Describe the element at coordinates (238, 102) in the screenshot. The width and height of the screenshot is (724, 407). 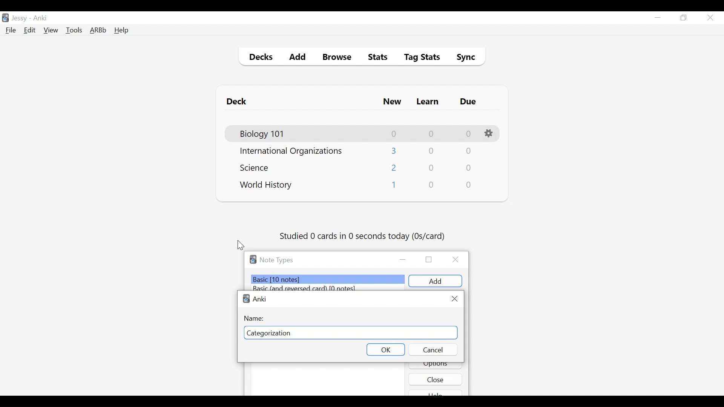
I see `Deck` at that location.